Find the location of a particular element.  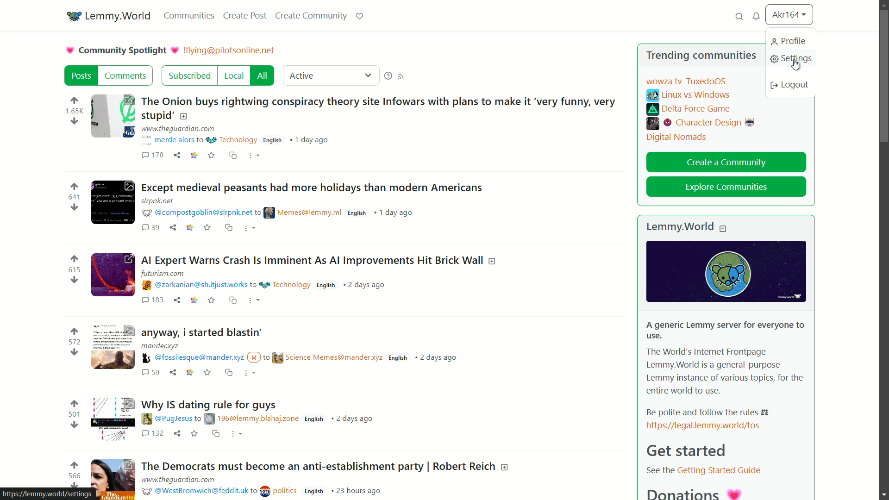

comments is located at coordinates (150, 373).